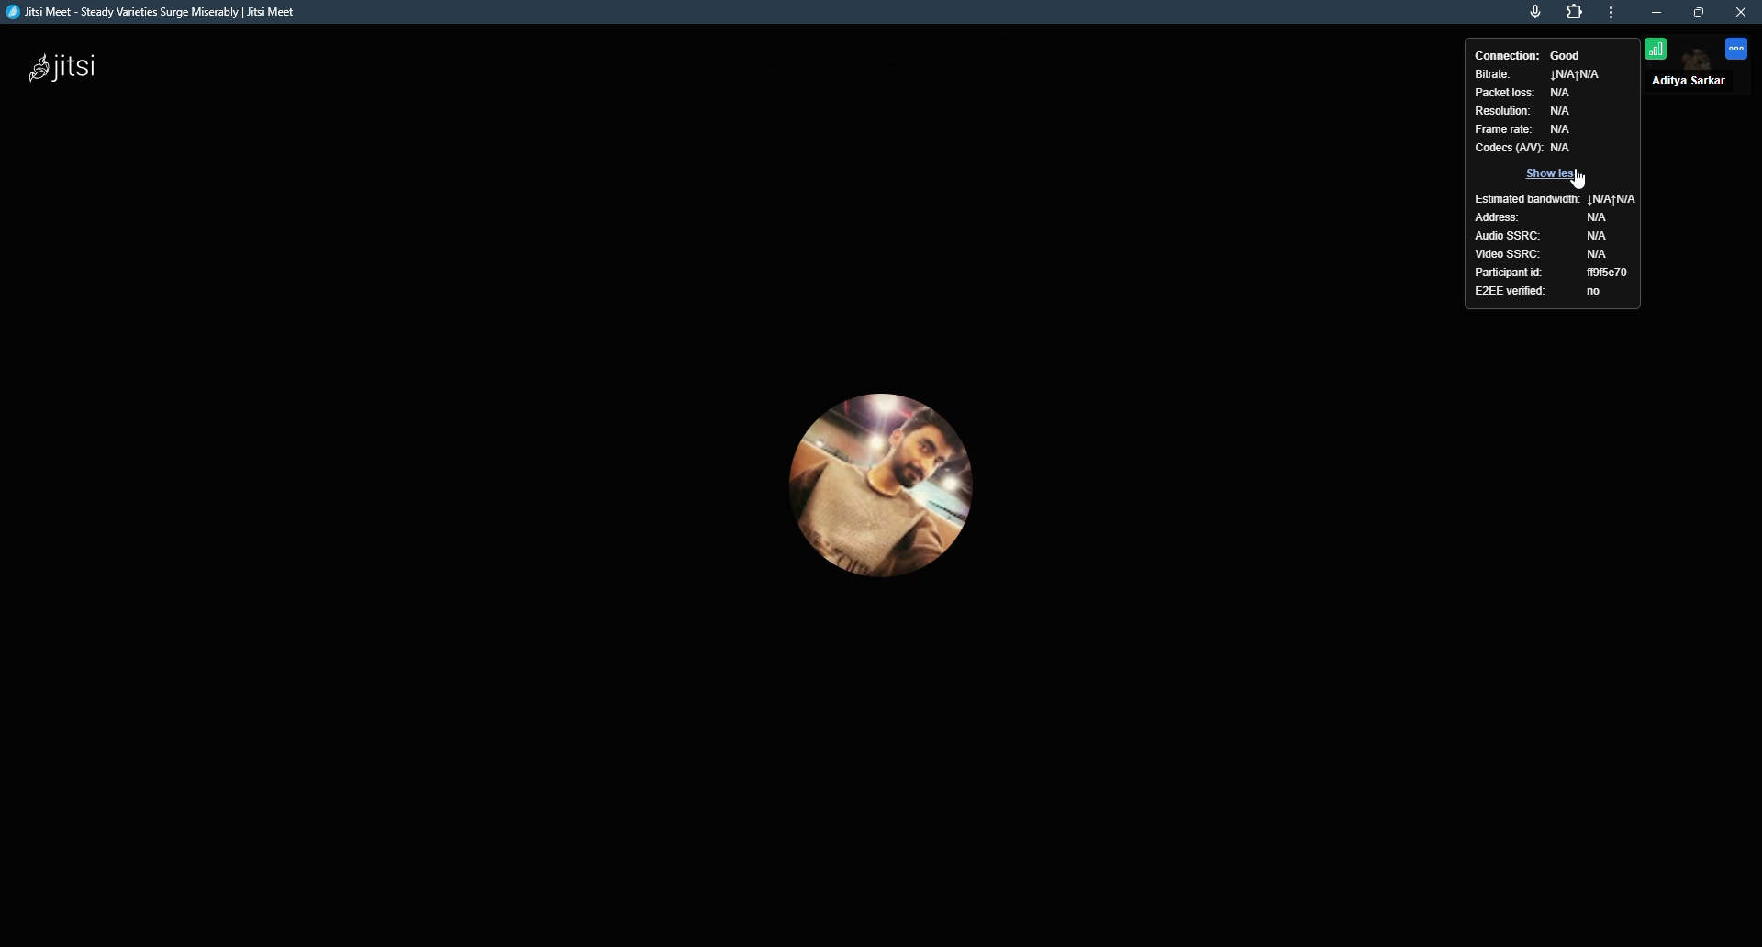  I want to click on na, so click(1565, 94).